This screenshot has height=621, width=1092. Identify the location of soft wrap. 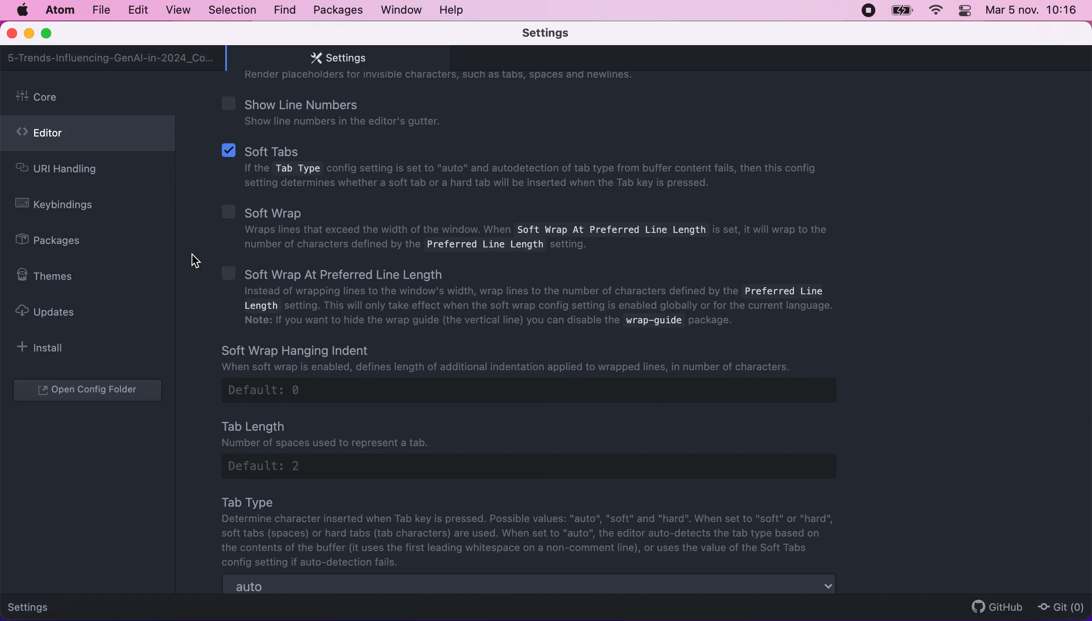
(526, 226).